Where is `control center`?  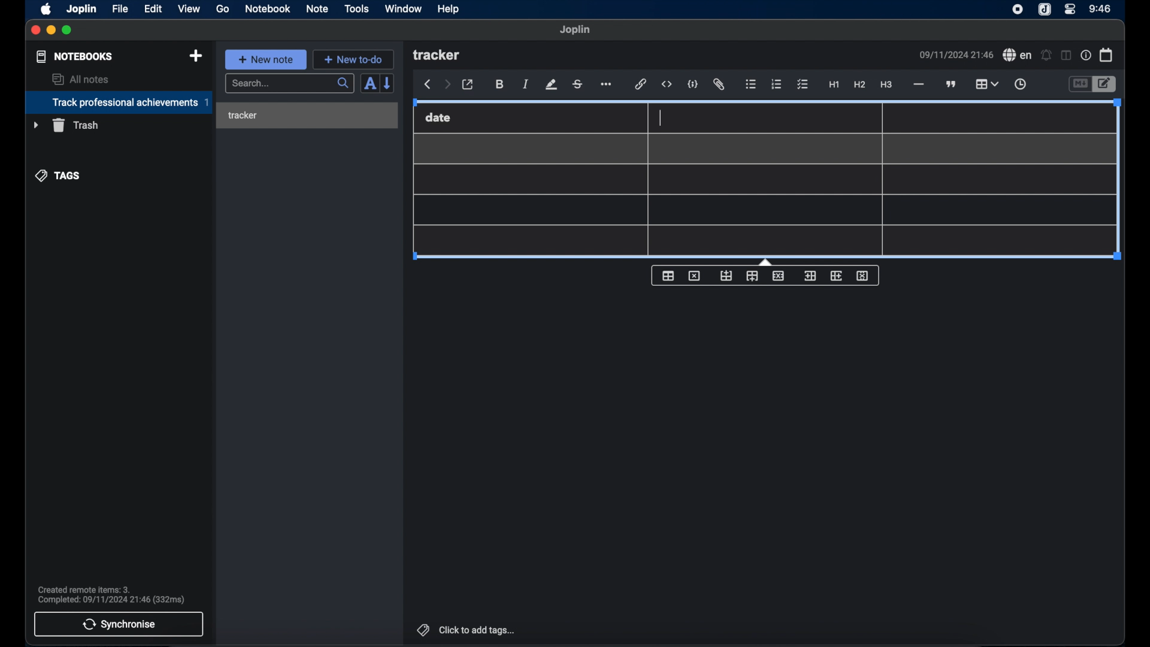 control center is located at coordinates (1070, 10).